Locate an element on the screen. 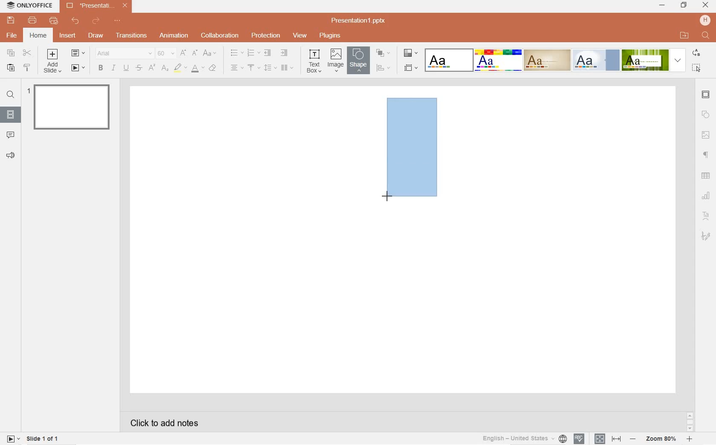  English - United States is located at coordinates (523, 439).